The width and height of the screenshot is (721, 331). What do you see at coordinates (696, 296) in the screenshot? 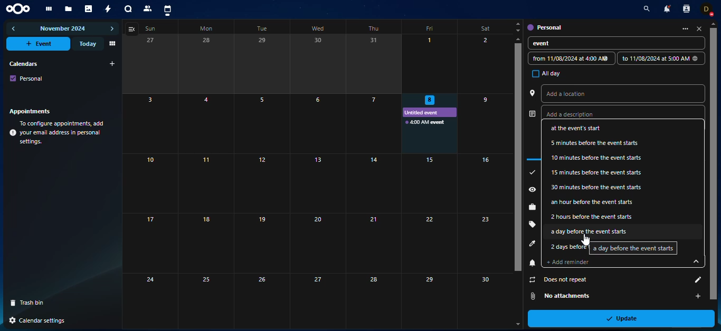
I see `Add` at bounding box center [696, 296].